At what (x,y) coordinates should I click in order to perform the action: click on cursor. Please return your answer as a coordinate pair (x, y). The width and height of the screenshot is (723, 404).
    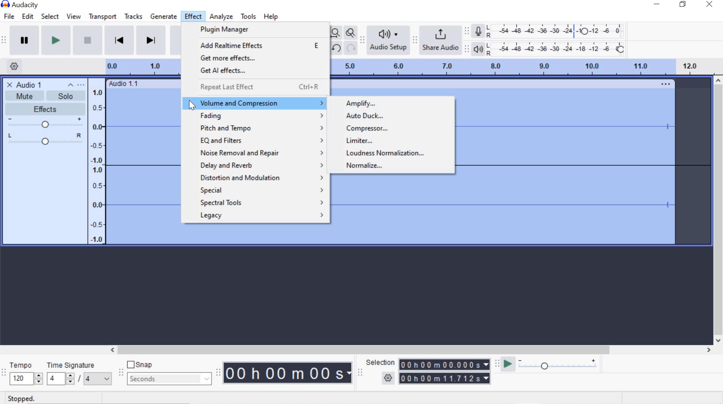
    Looking at the image, I should click on (191, 104).